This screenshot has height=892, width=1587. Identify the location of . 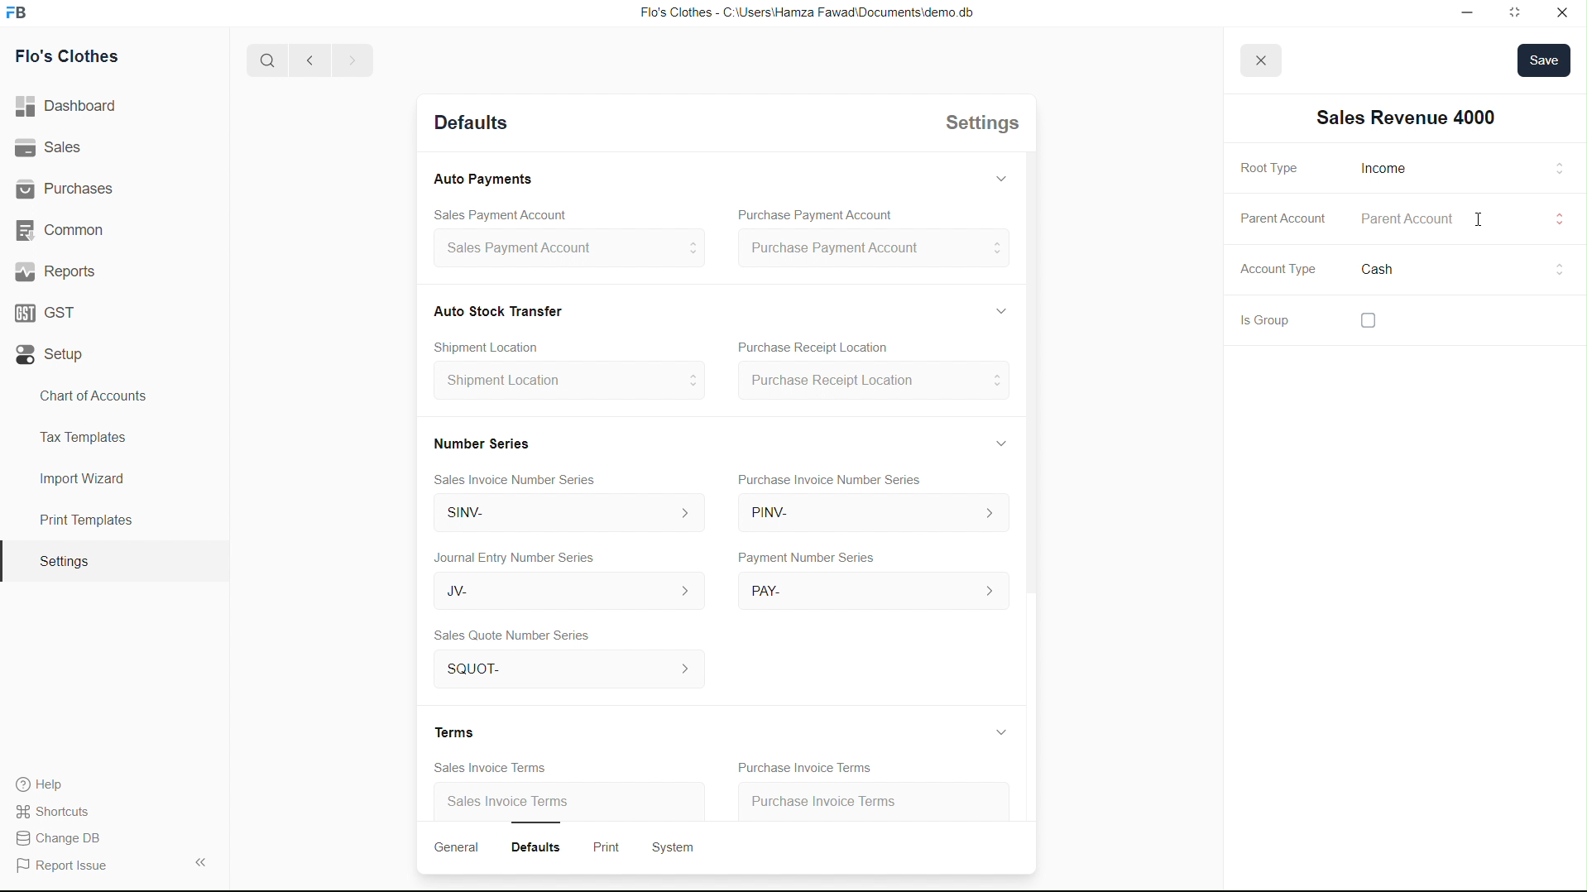
(1555, 219).